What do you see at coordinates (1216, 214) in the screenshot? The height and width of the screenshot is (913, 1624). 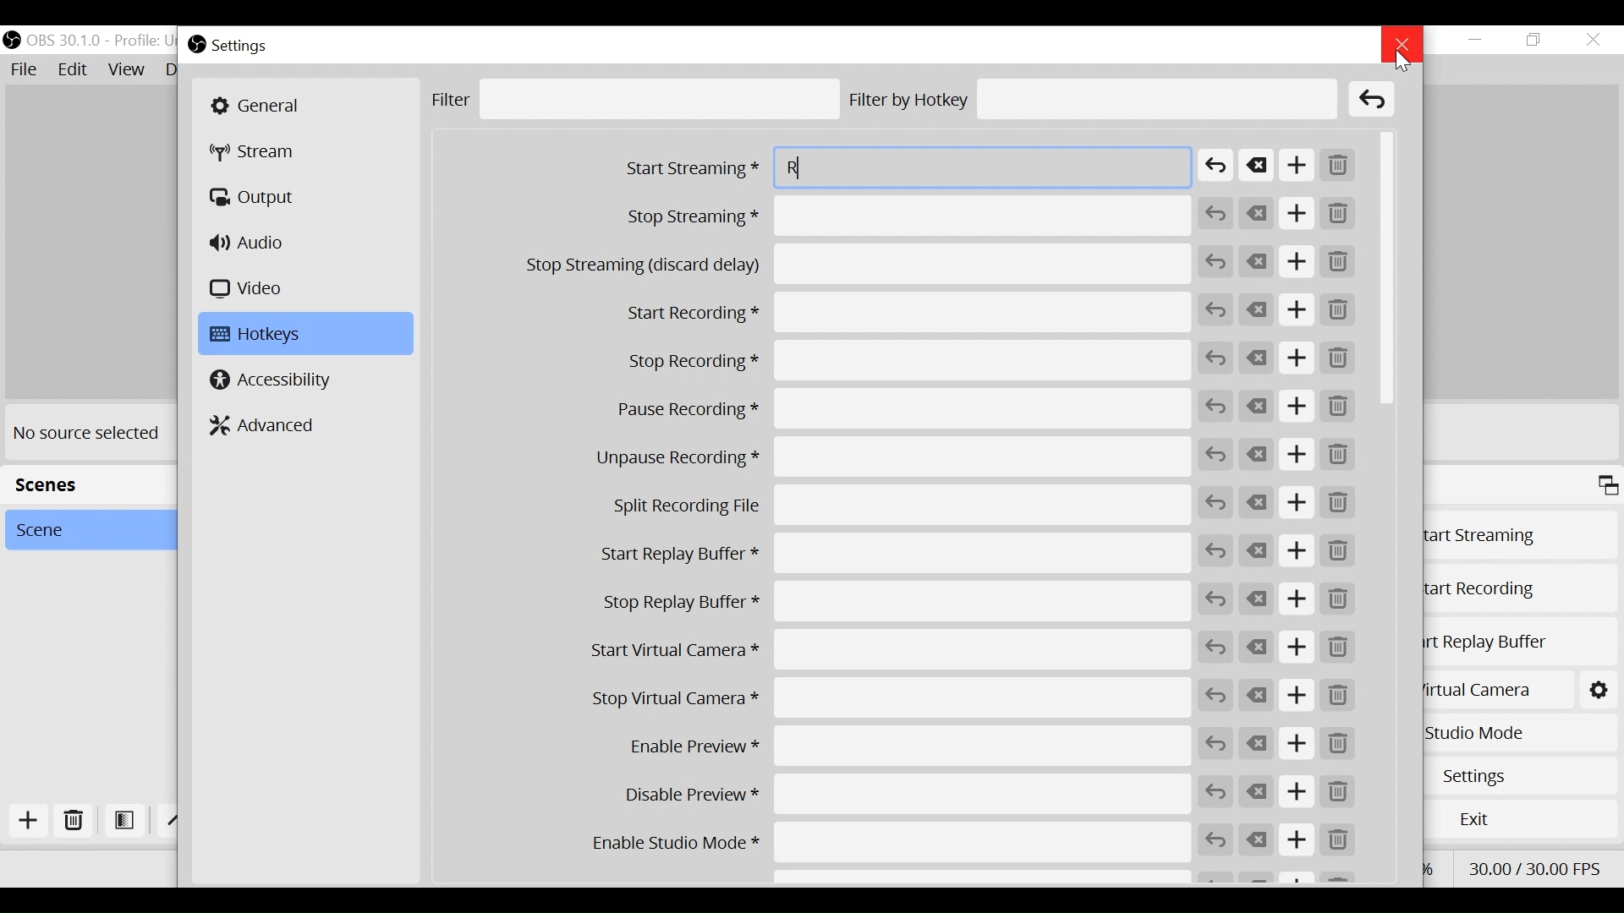 I see `Revert` at bounding box center [1216, 214].